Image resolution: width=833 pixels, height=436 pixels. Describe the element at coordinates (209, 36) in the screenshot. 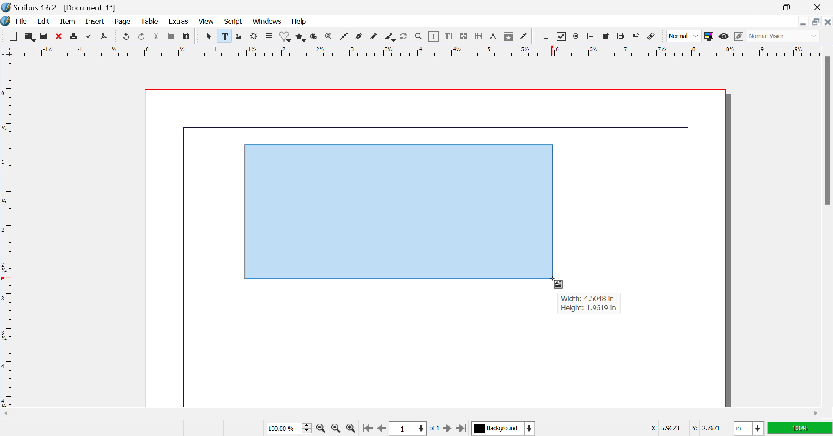

I see `Select` at that location.